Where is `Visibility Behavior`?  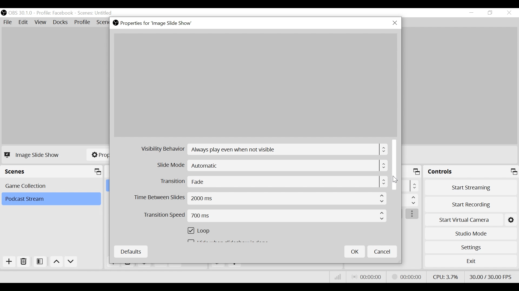 Visibility Behavior is located at coordinates (265, 150).